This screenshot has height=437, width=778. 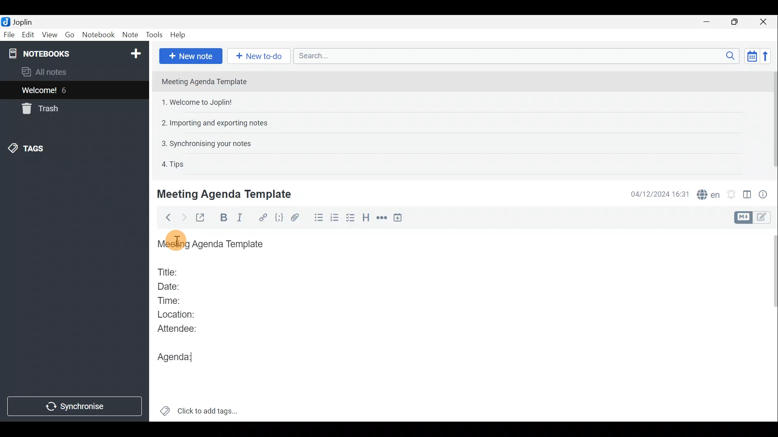 I want to click on Go, so click(x=70, y=34).